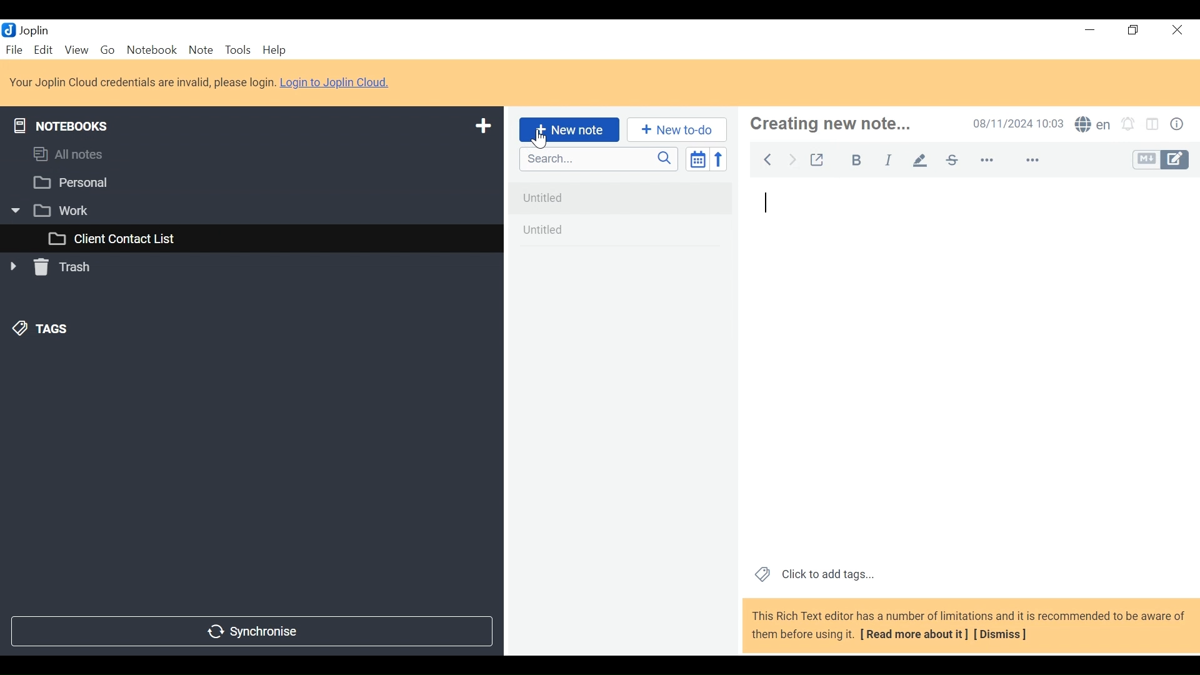 The width and height of the screenshot is (1200, 675). What do you see at coordinates (888, 160) in the screenshot?
I see `Italics` at bounding box center [888, 160].